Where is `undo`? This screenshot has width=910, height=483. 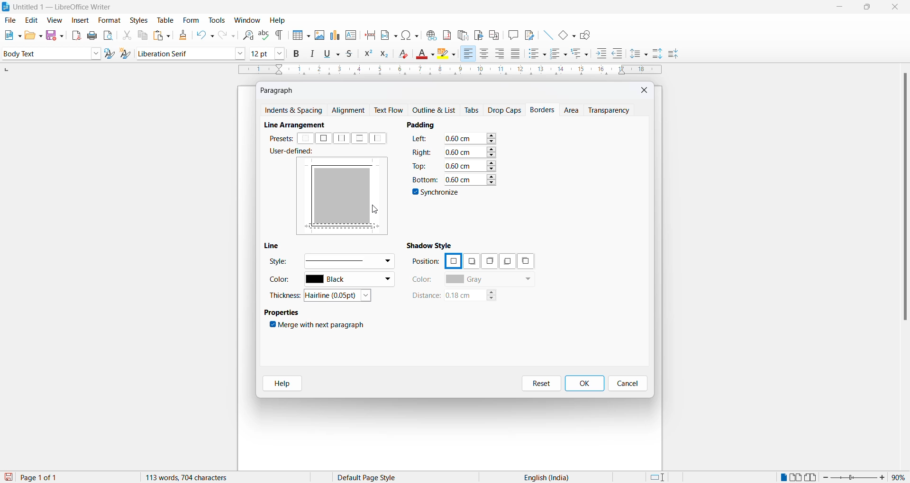 undo is located at coordinates (203, 35).